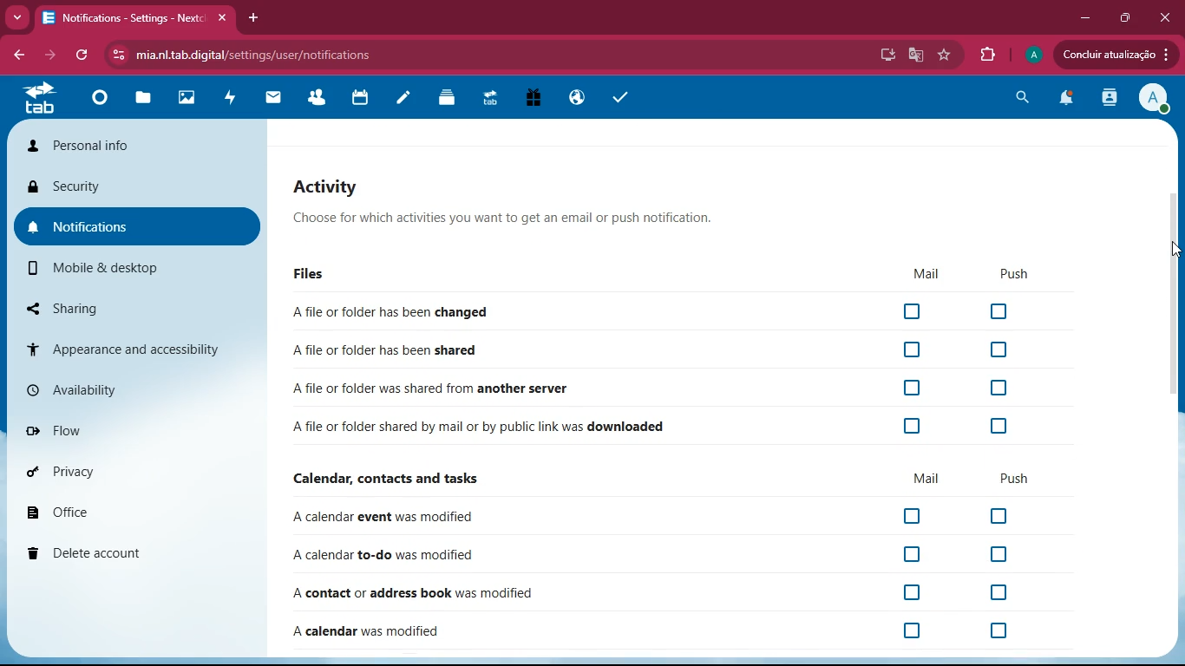  Describe the element at coordinates (146, 101) in the screenshot. I see `files` at that location.